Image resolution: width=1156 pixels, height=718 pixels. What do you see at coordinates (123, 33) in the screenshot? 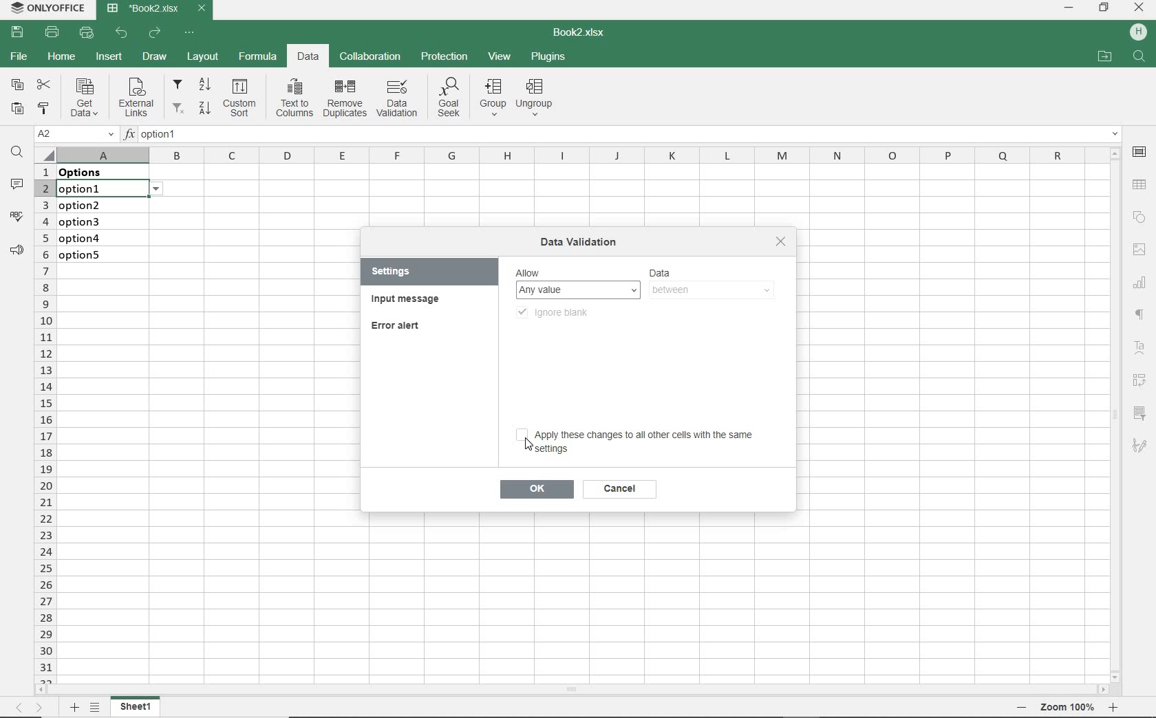
I see `UNDO` at bounding box center [123, 33].